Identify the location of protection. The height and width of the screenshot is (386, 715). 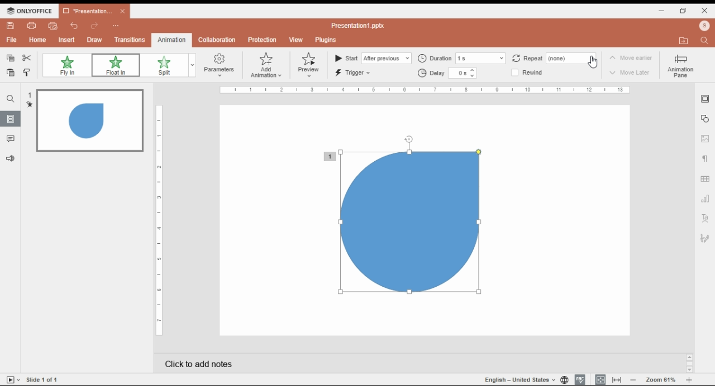
(262, 40).